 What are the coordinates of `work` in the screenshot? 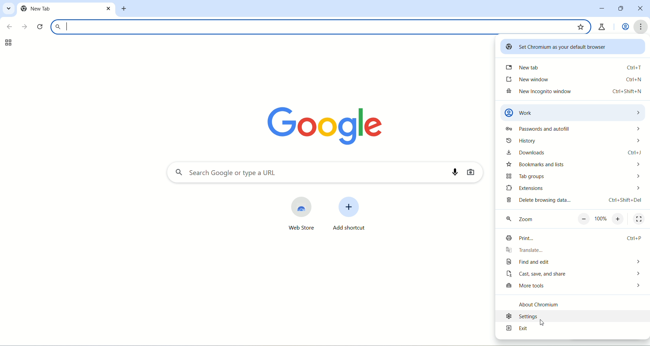 It's located at (623, 27).